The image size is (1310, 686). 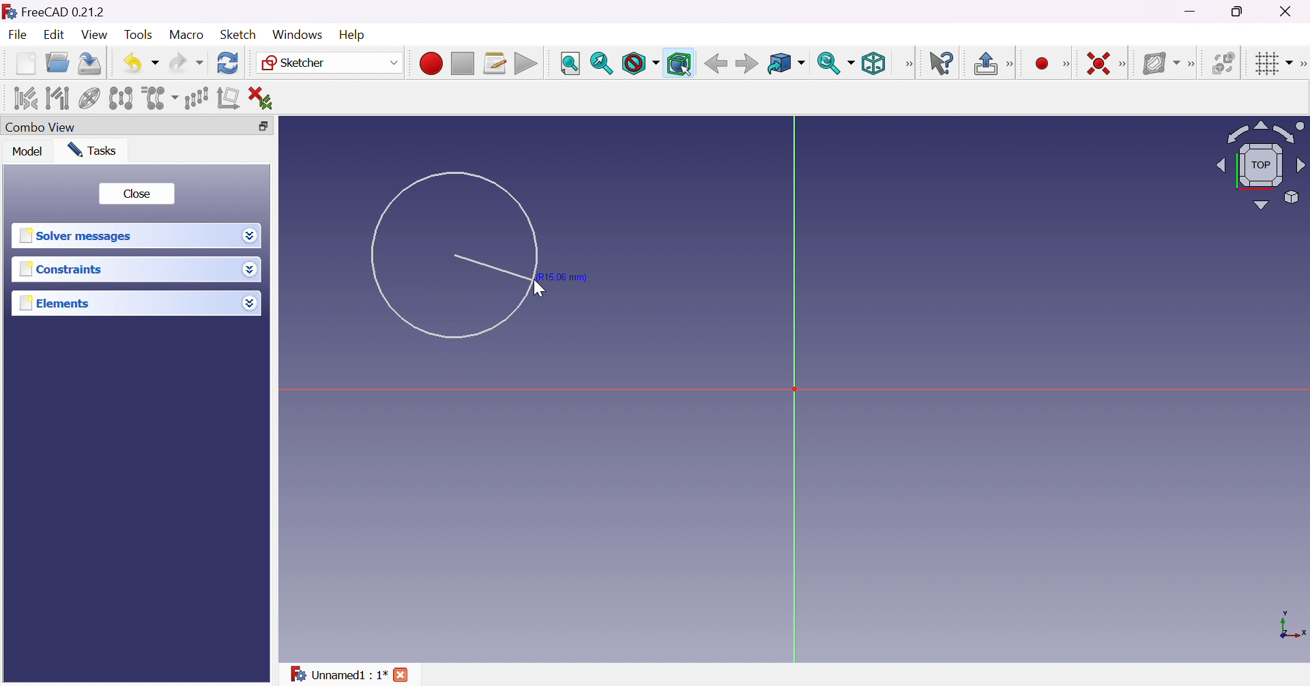 What do you see at coordinates (57, 63) in the screenshot?
I see `Open...` at bounding box center [57, 63].